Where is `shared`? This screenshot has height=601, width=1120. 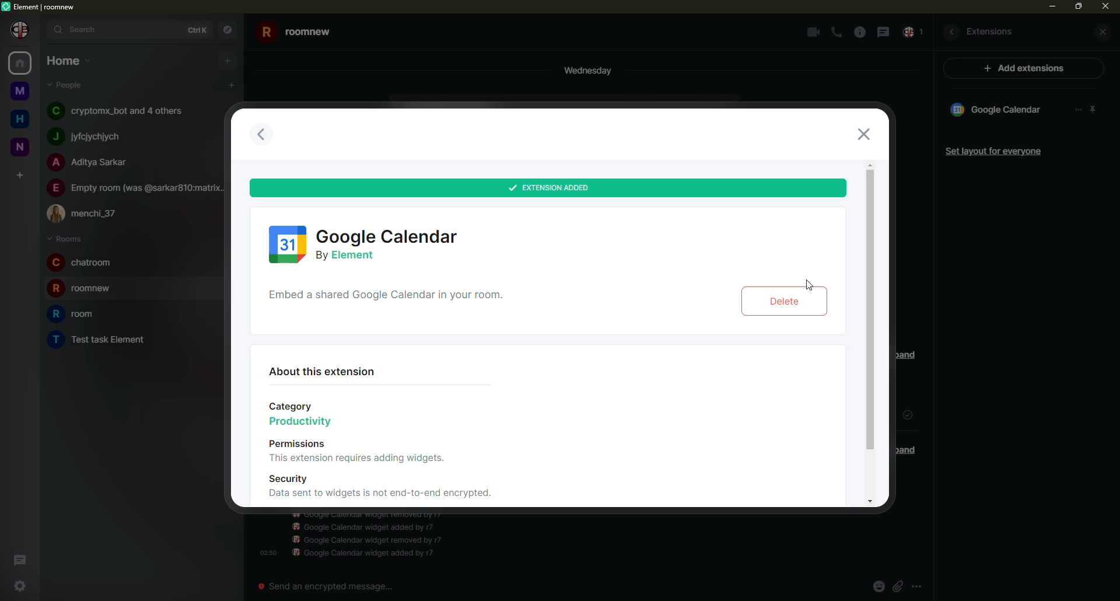 shared is located at coordinates (398, 294).